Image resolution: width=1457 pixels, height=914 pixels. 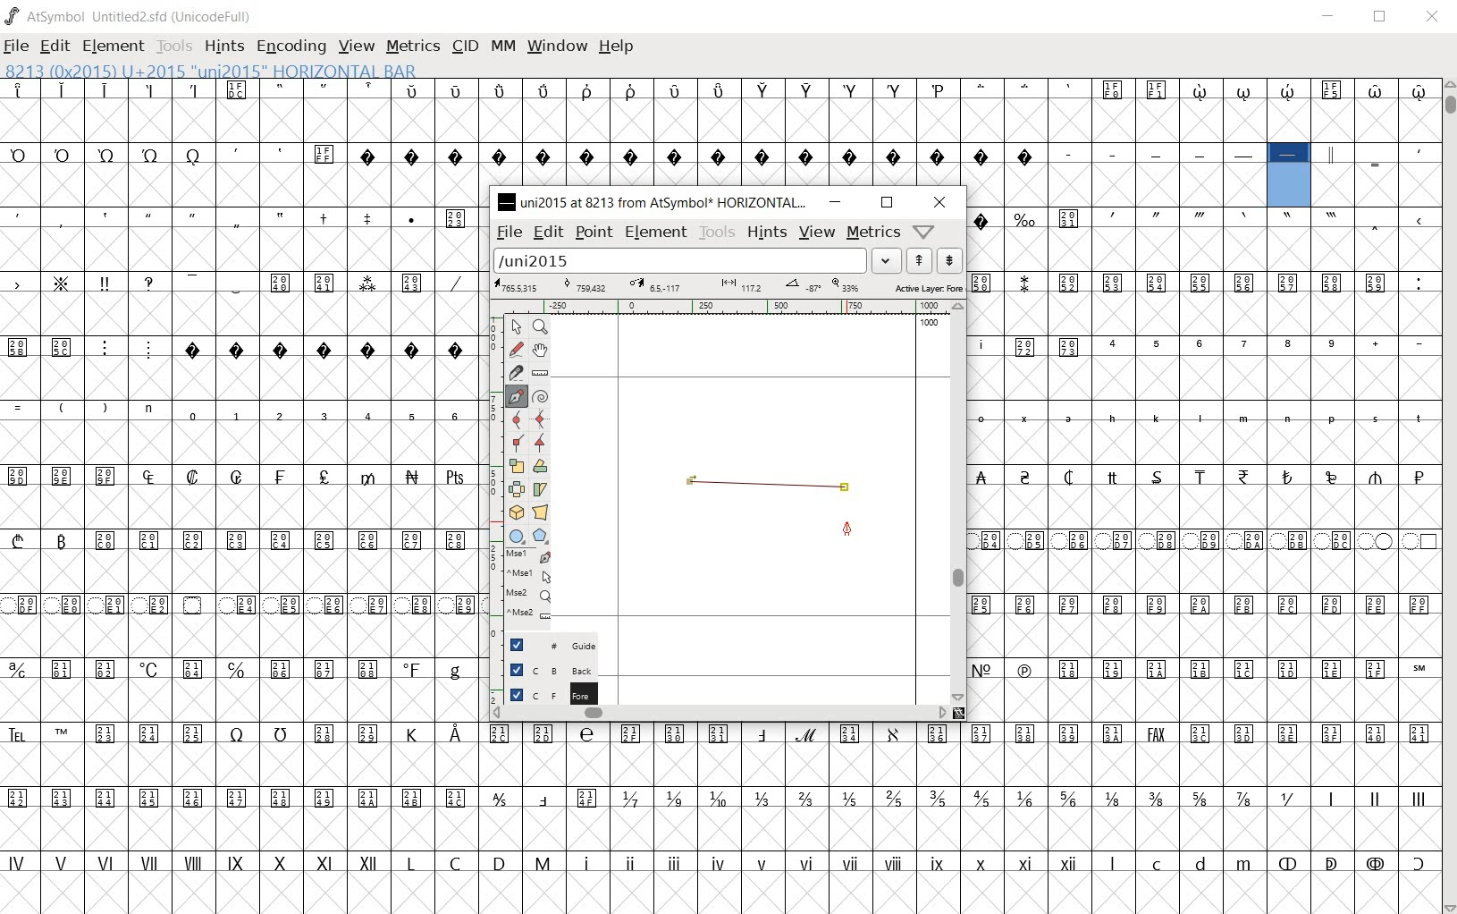 What do you see at coordinates (416, 47) in the screenshot?
I see `METRICS` at bounding box center [416, 47].